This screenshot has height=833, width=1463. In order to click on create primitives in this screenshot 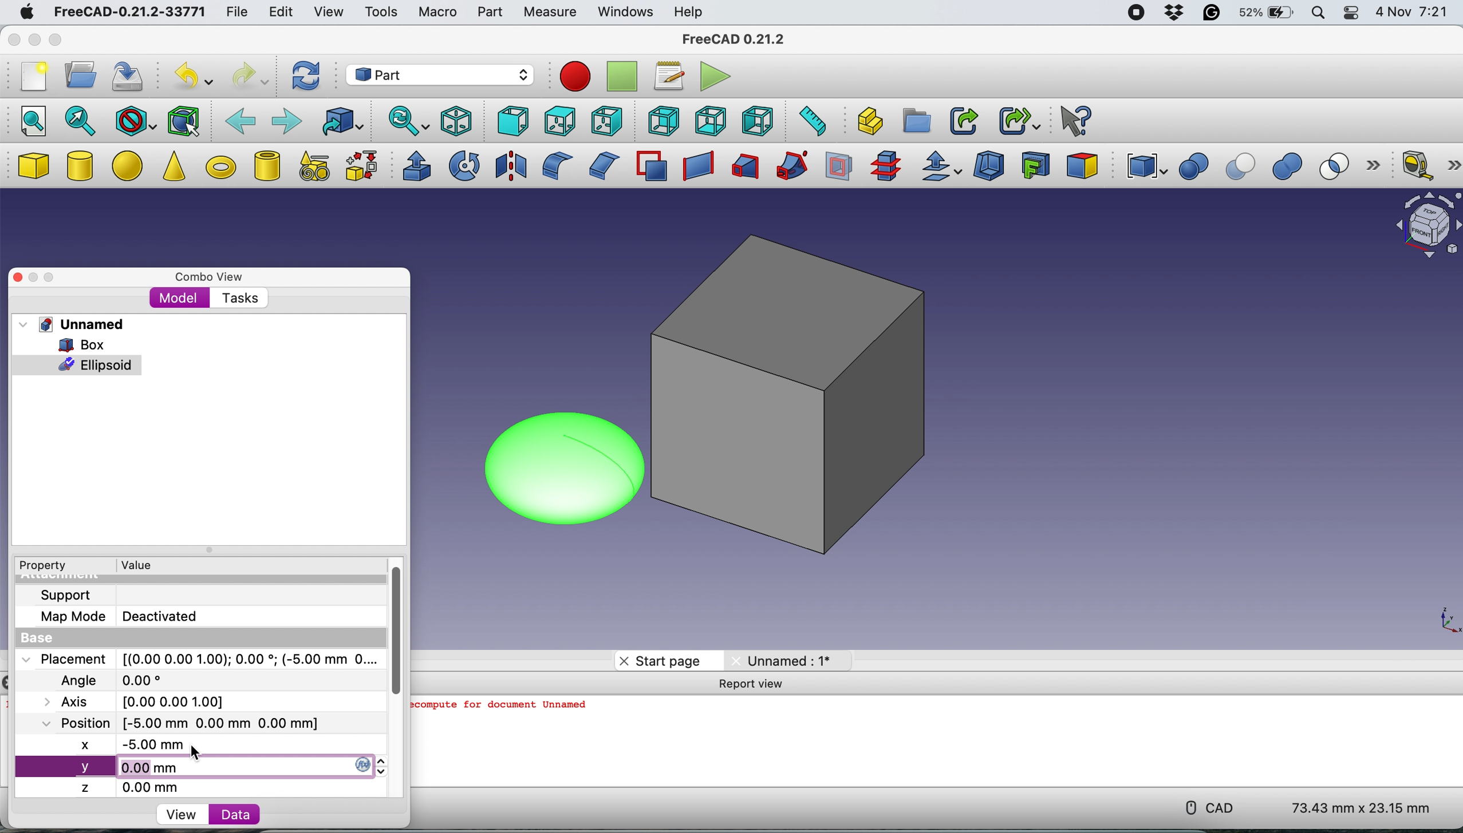, I will do `click(311, 167)`.